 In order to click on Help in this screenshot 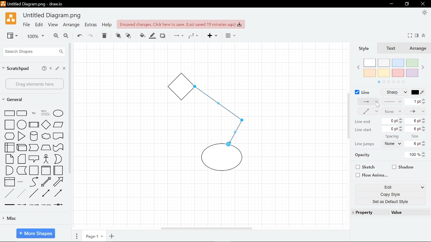, I will do `click(44, 68)`.